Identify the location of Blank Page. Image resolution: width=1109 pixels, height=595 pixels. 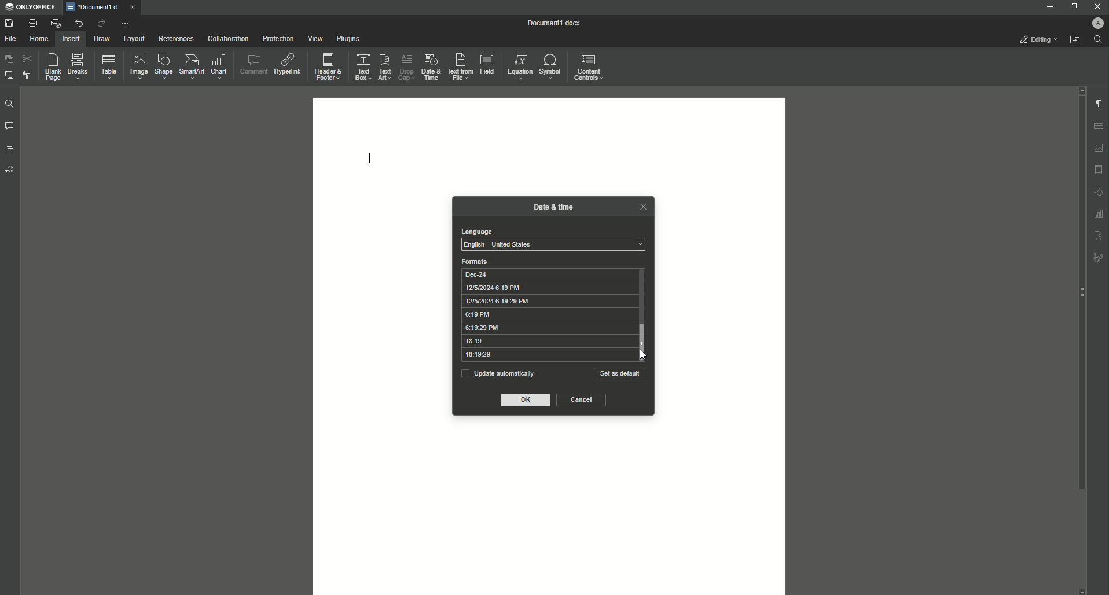
(50, 67).